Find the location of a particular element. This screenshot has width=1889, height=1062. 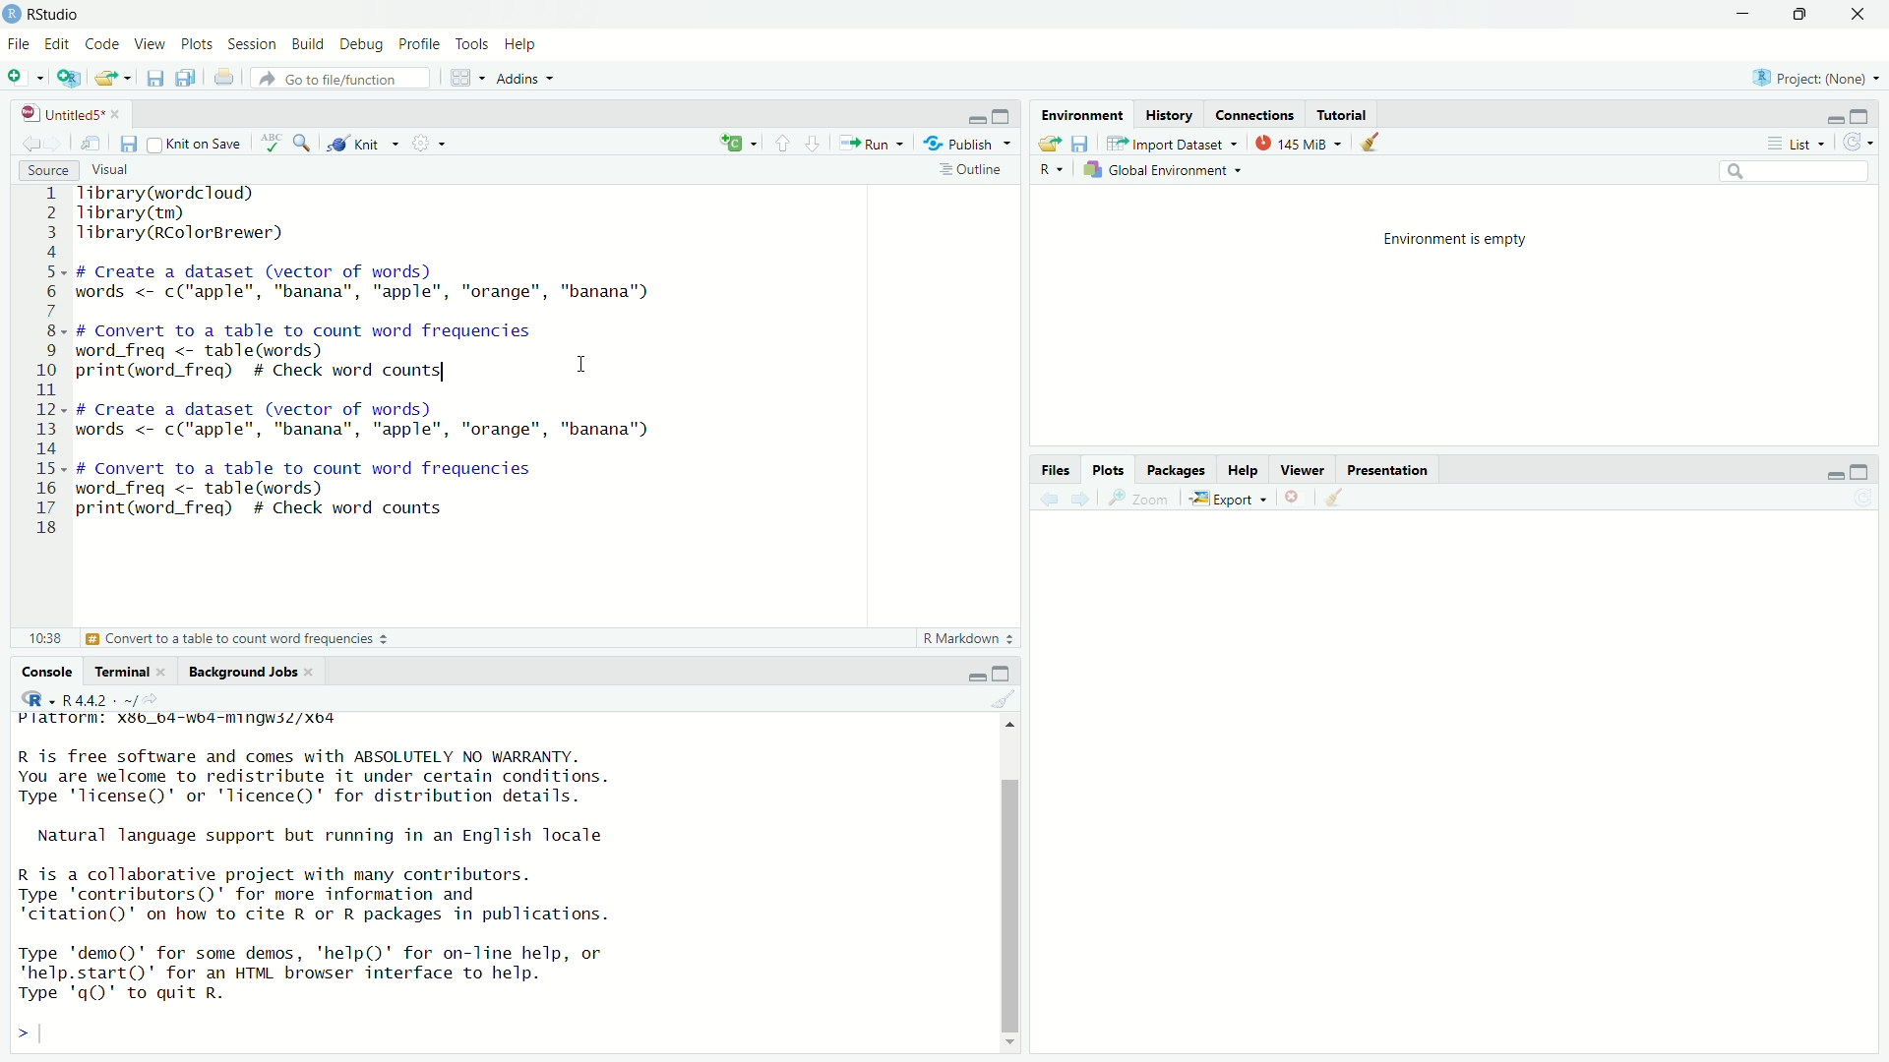

Plots is located at coordinates (197, 44).